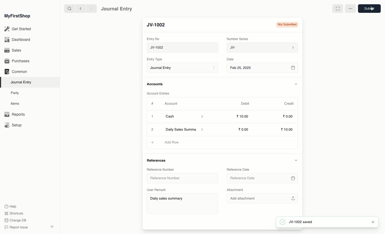  What do you see at coordinates (262, 48) in the screenshot?
I see `JV-` at bounding box center [262, 48].